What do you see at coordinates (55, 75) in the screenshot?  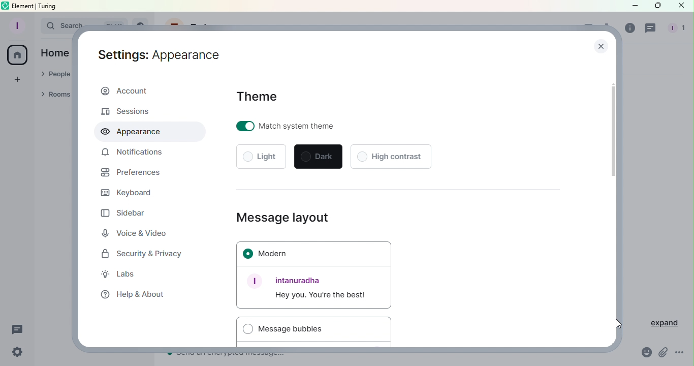 I see `People` at bounding box center [55, 75].